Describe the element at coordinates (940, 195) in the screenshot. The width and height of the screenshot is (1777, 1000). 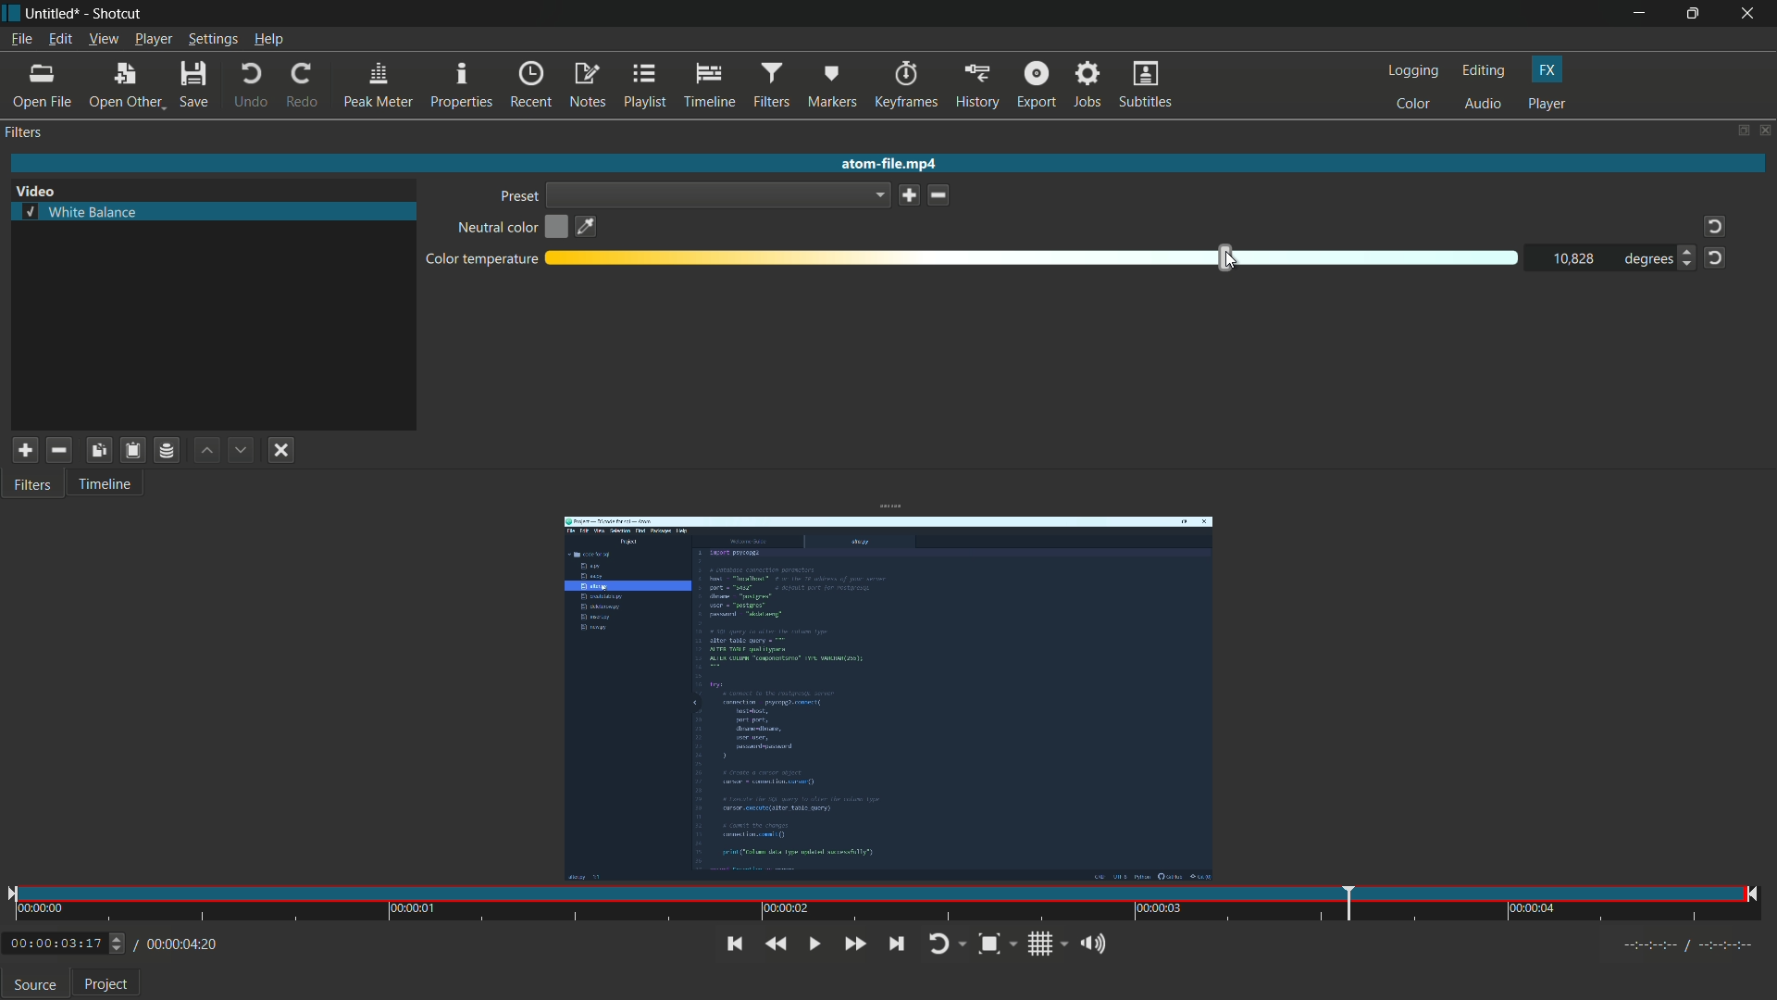
I see `delete` at that location.